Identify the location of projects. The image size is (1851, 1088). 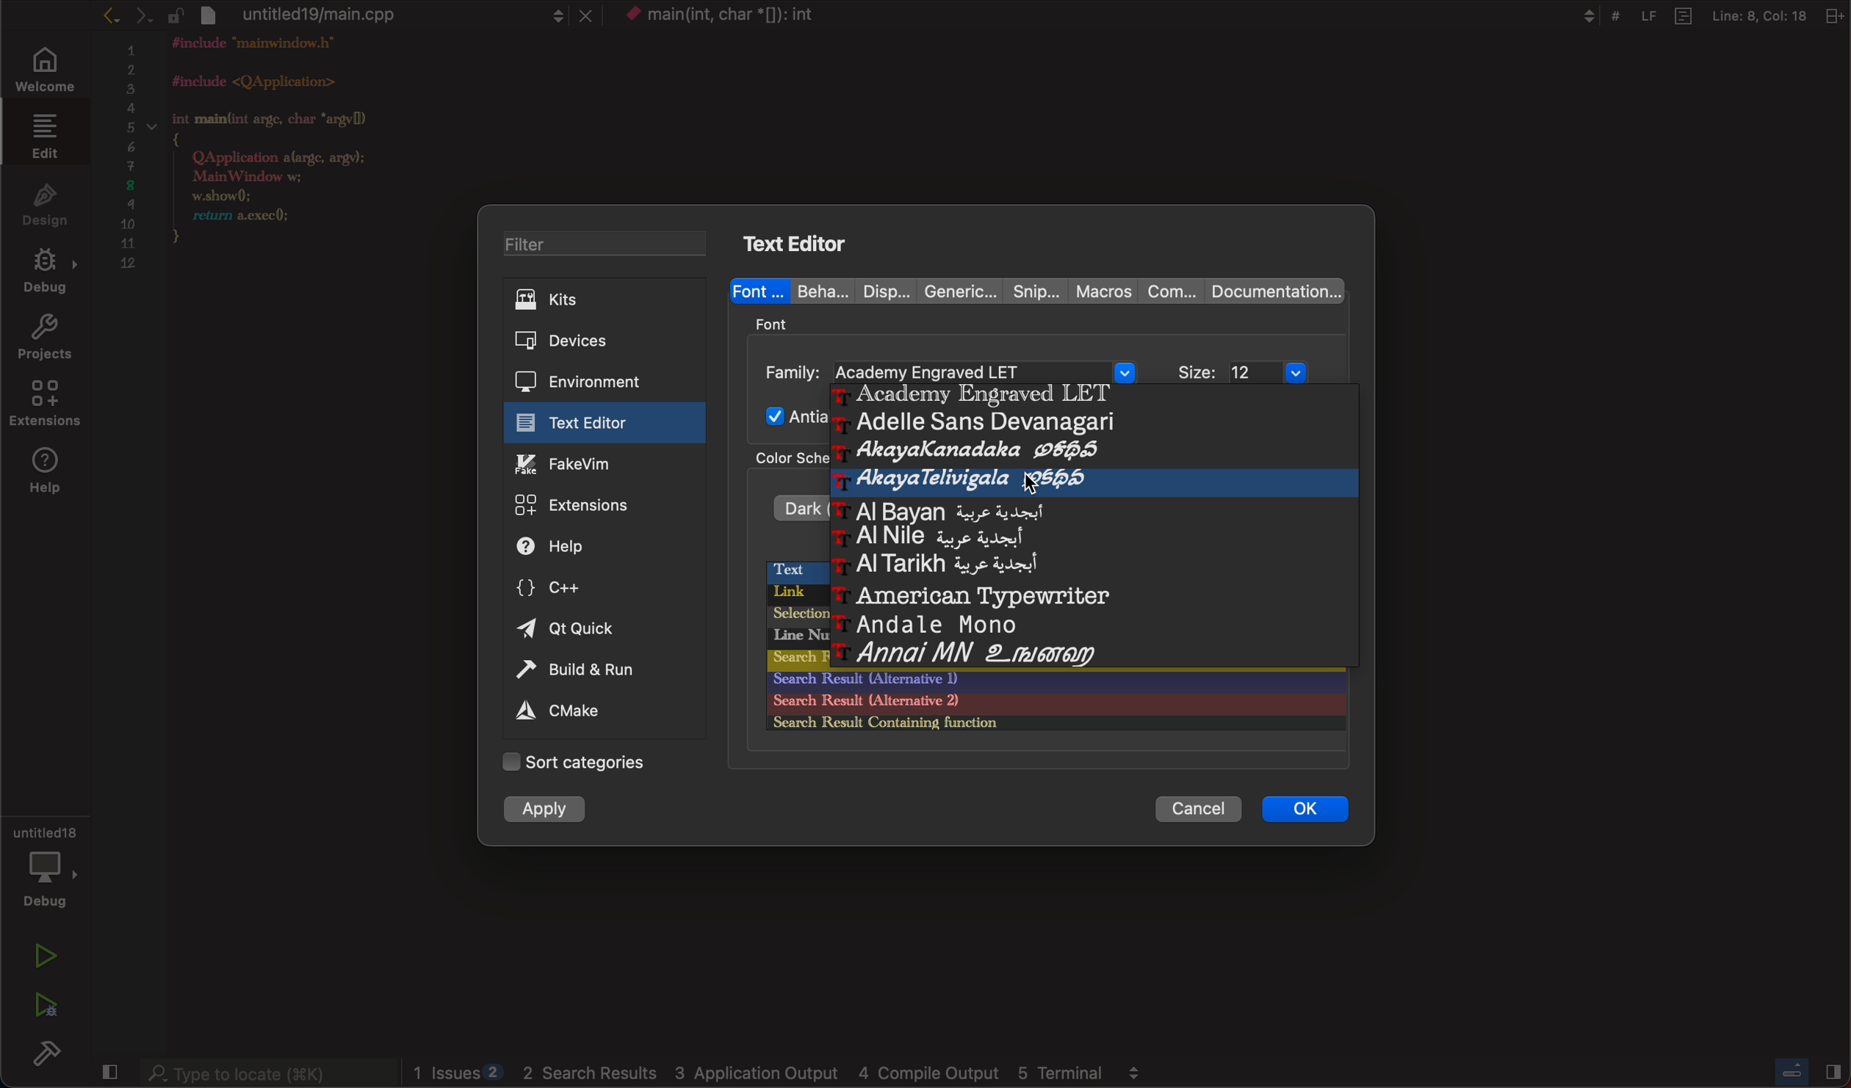
(46, 339).